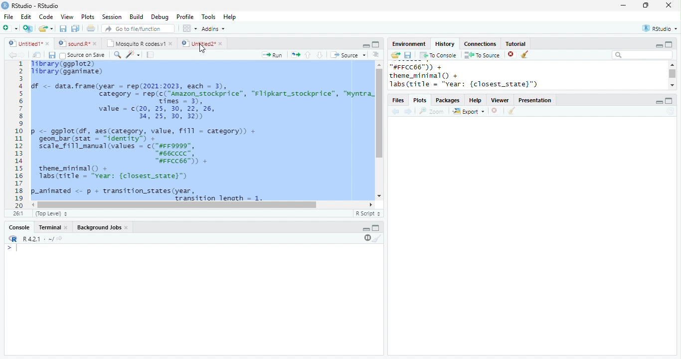  What do you see at coordinates (380, 113) in the screenshot?
I see `scroll bar` at bounding box center [380, 113].